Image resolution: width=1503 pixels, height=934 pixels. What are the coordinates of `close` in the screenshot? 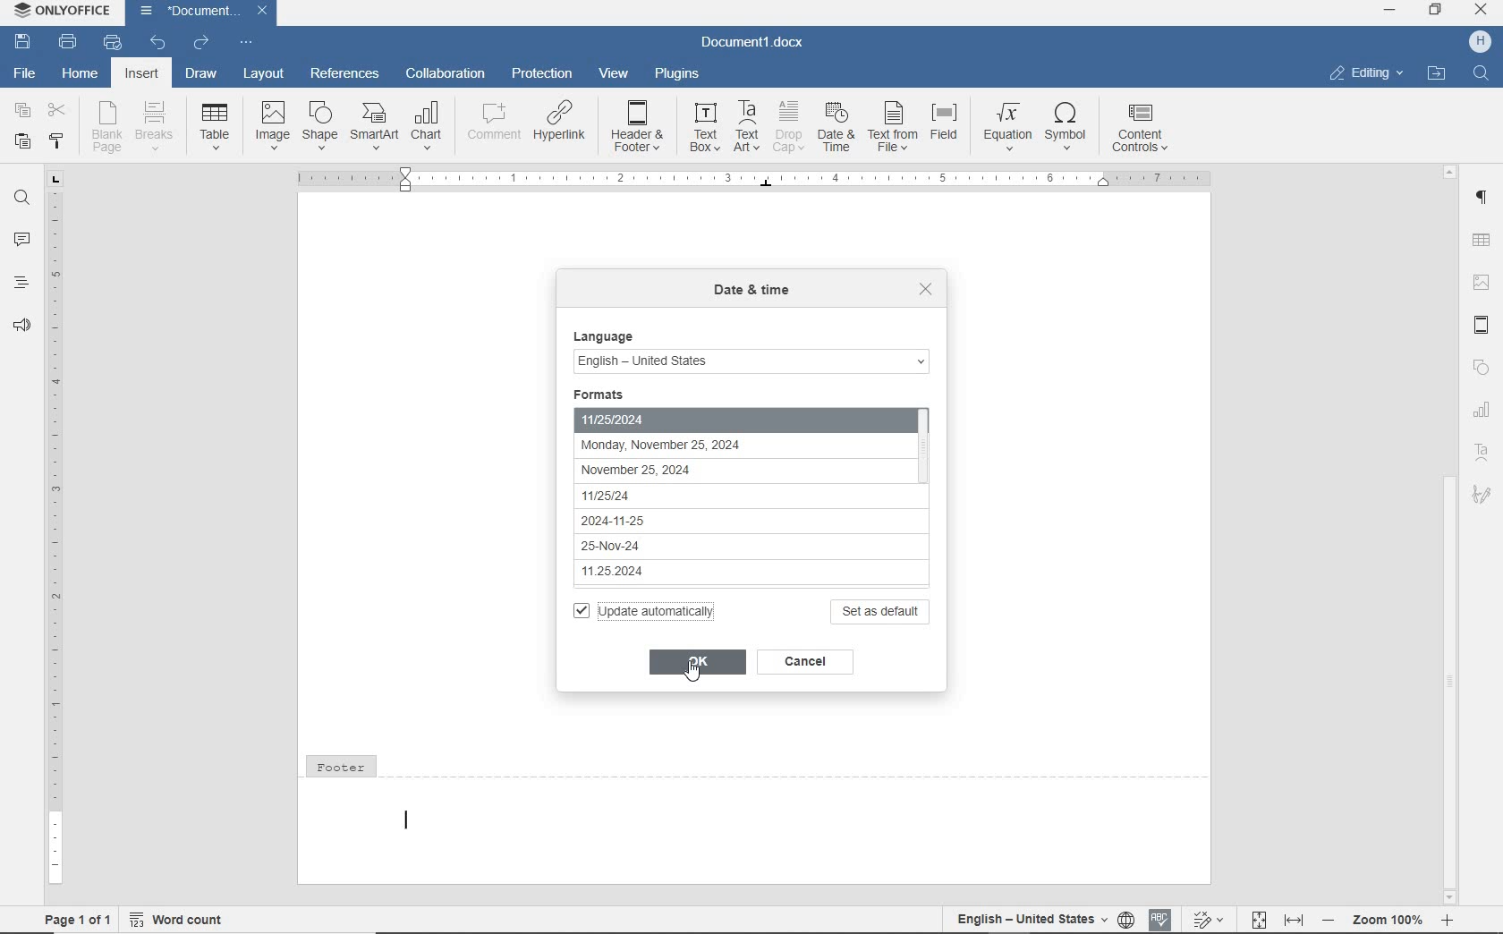 It's located at (927, 290).